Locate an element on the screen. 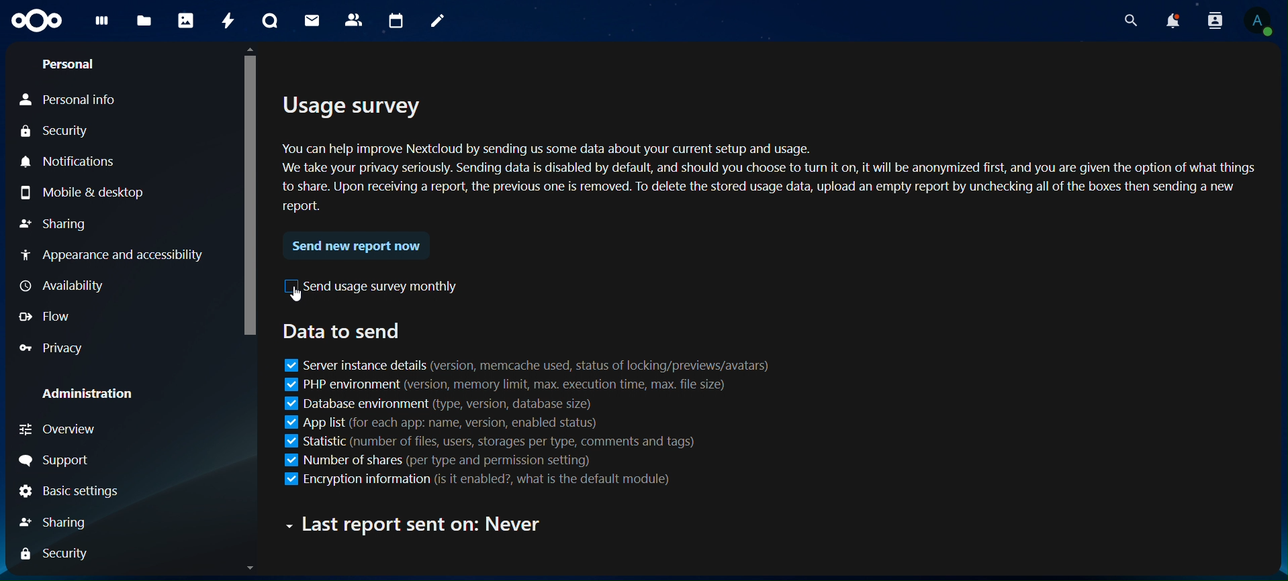  View Profile is located at coordinates (1259, 21).